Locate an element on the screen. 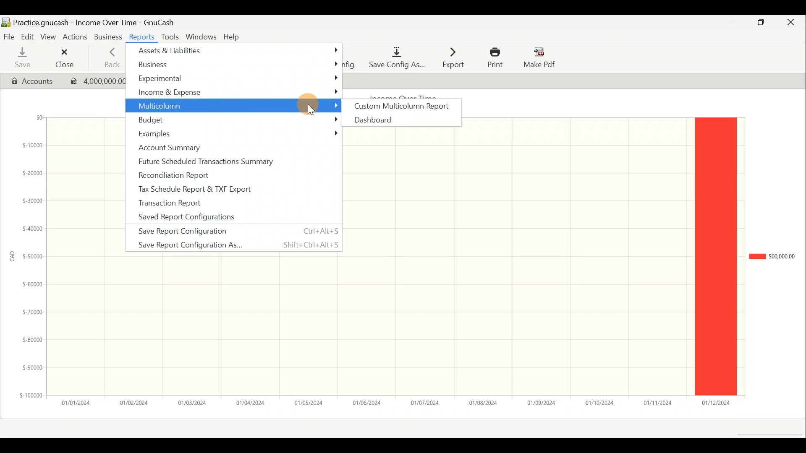  Edit is located at coordinates (27, 36).